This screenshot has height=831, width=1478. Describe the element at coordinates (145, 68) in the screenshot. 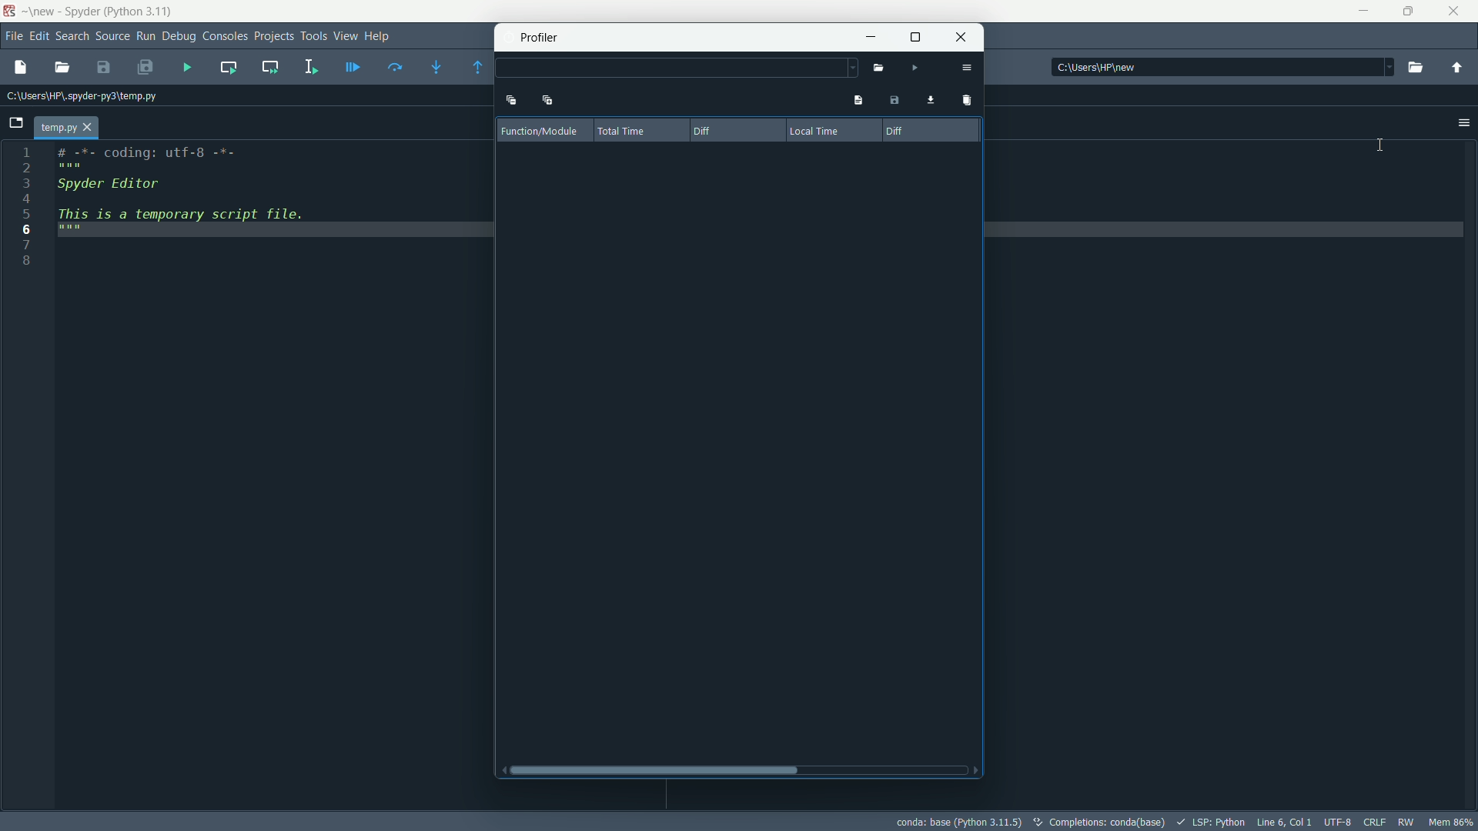

I see `save all files` at that location.